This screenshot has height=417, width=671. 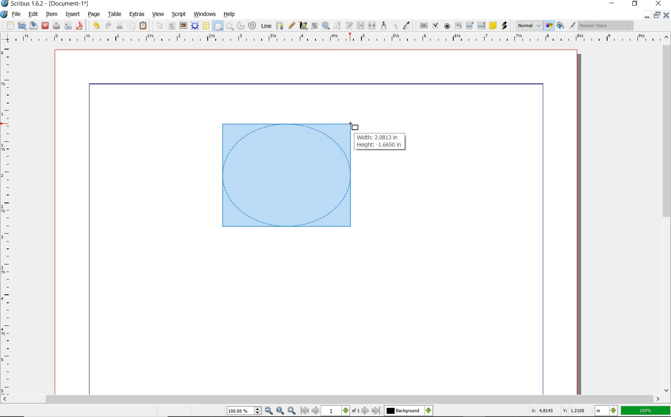 I want to click on next, so click(x=365, y=411).